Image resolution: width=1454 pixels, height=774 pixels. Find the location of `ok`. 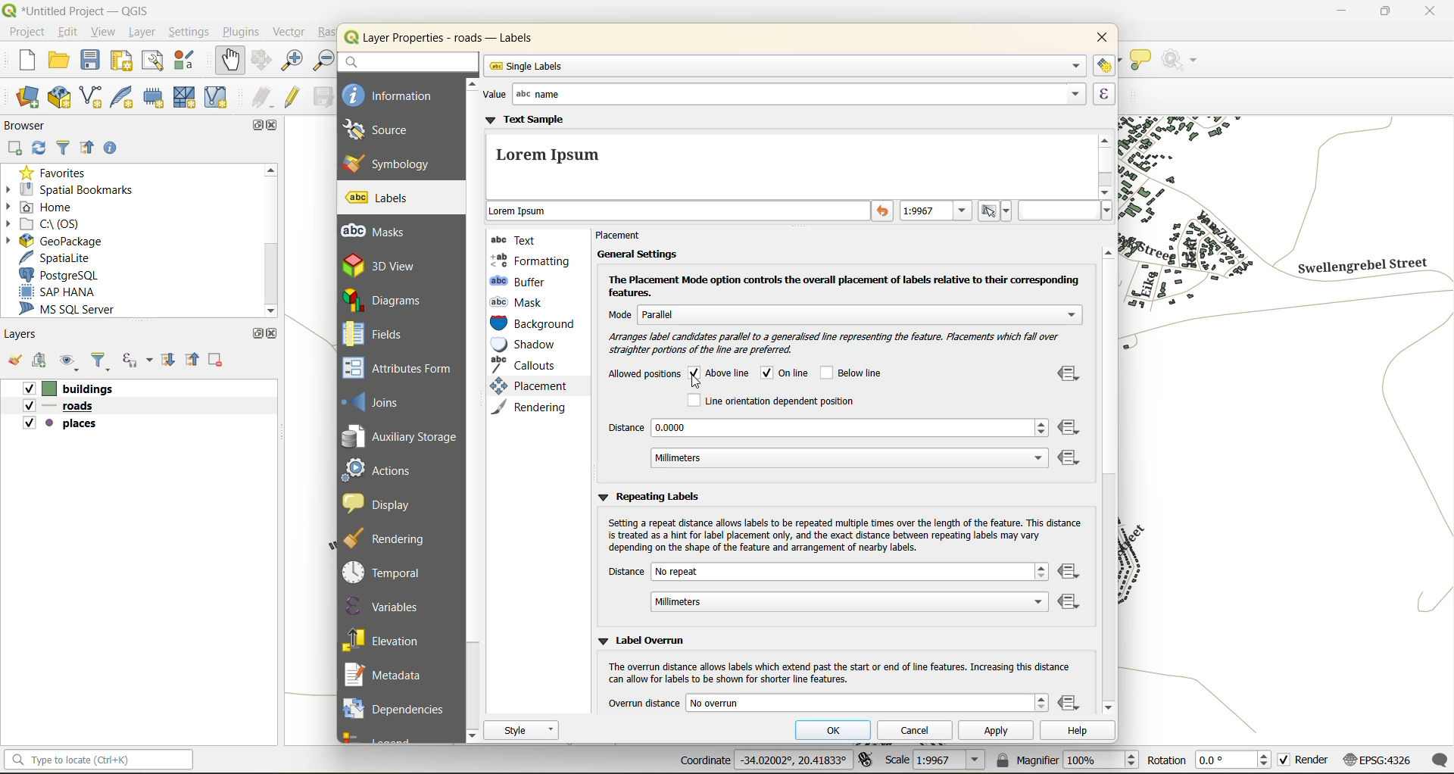

ok is located at coordinates (838, 732).